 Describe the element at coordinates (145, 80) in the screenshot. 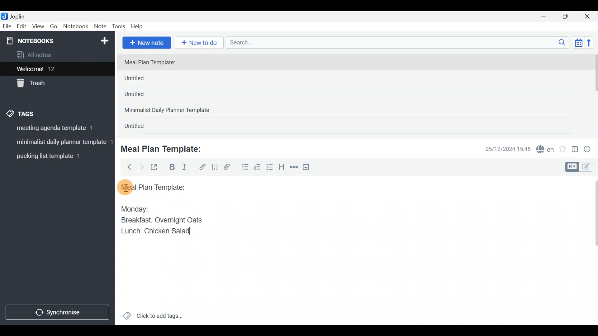

I see `Untitled` at that location.